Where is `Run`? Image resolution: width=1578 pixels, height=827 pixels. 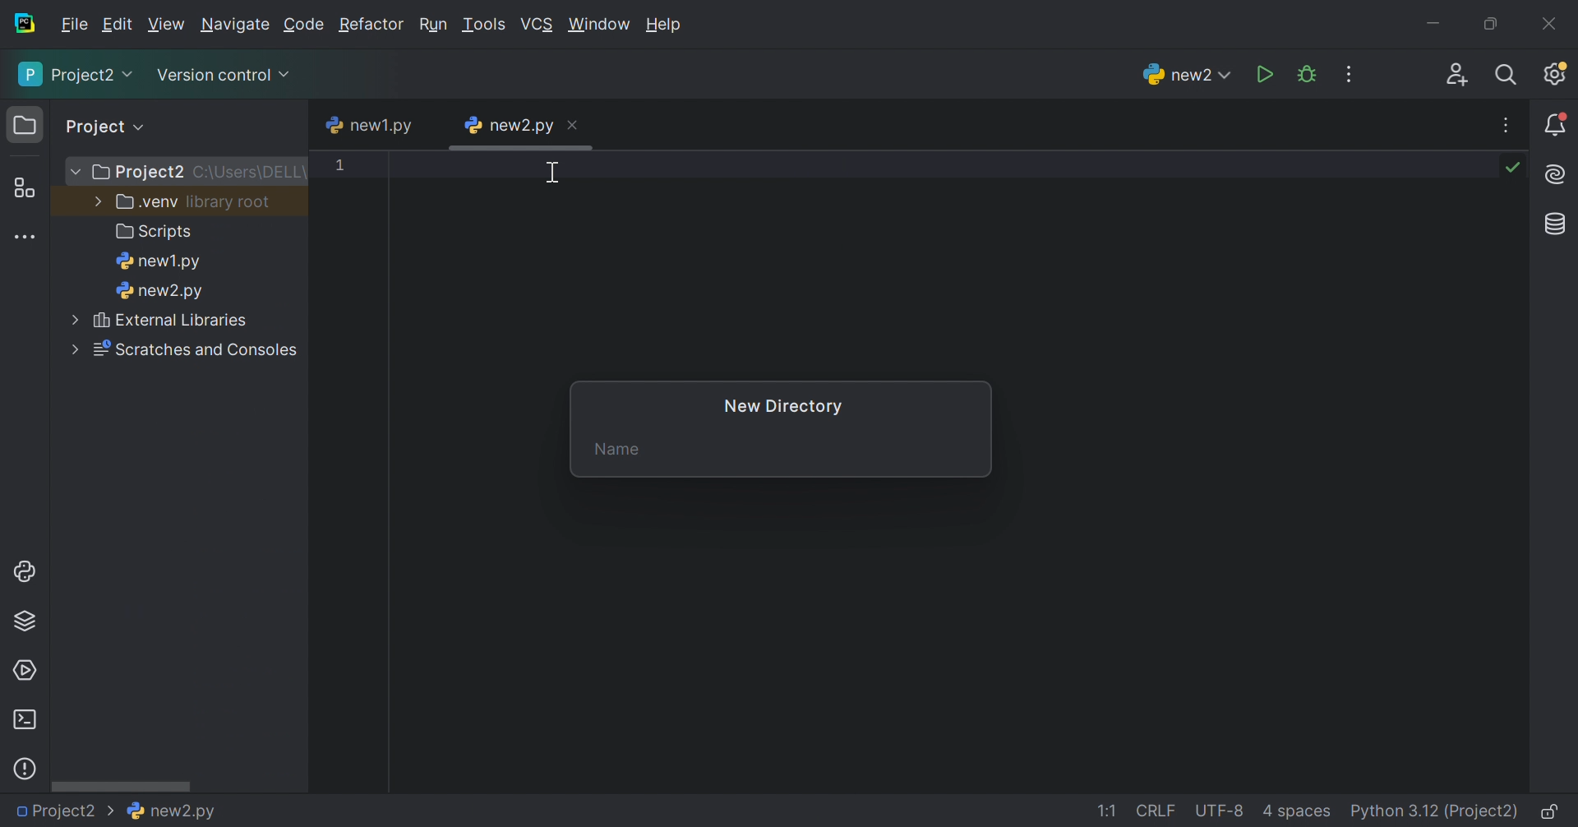 Run is located at coordinates (436, 25).